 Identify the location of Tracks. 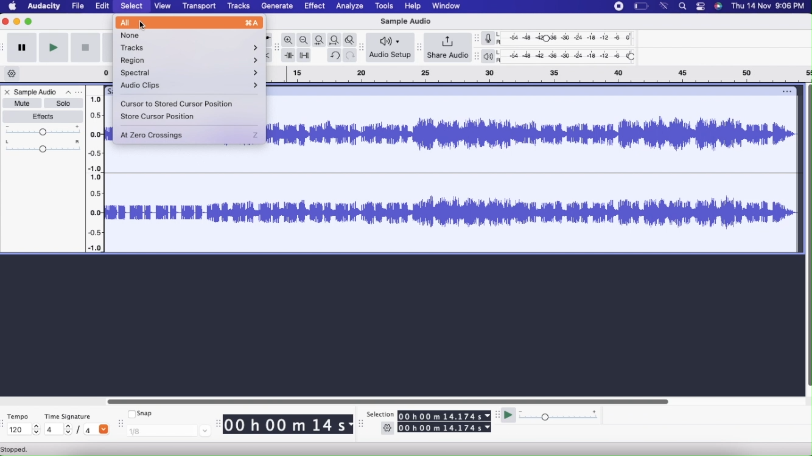
(238, 6).